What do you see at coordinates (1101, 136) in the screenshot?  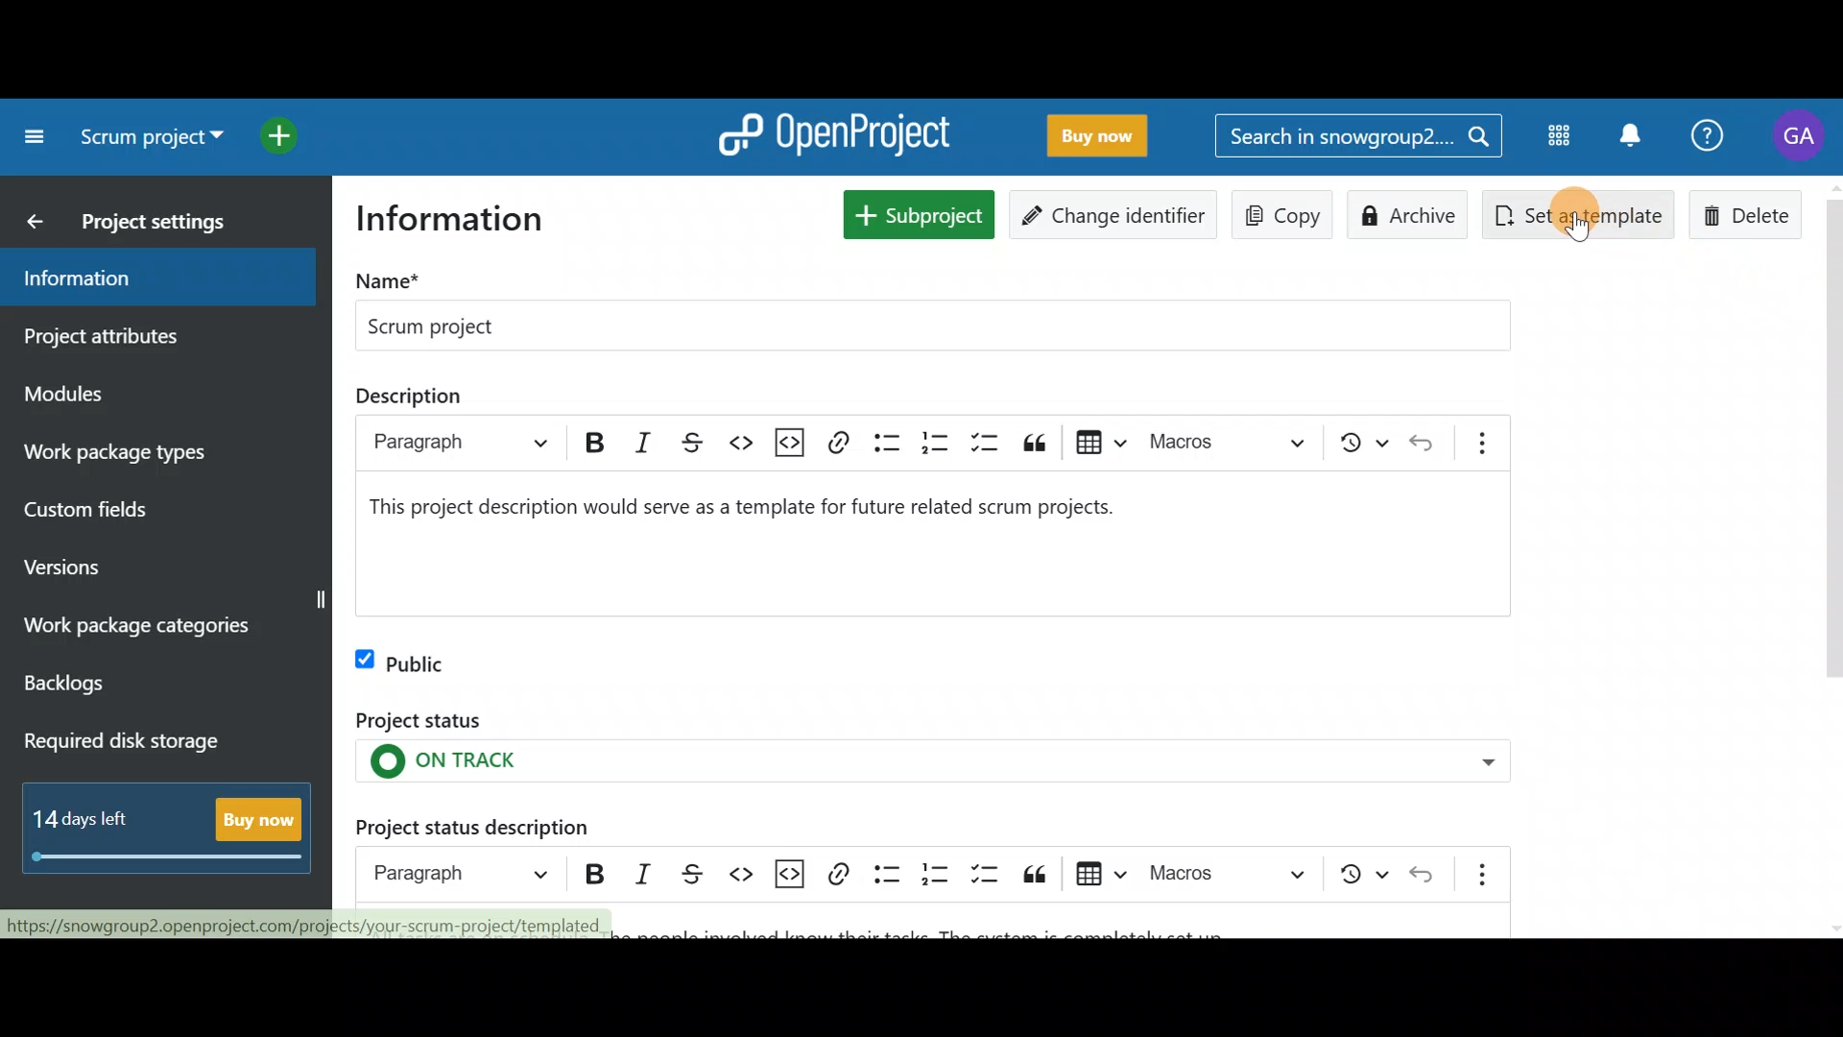 I see `Buy now` at bounding box center [1101, 136].